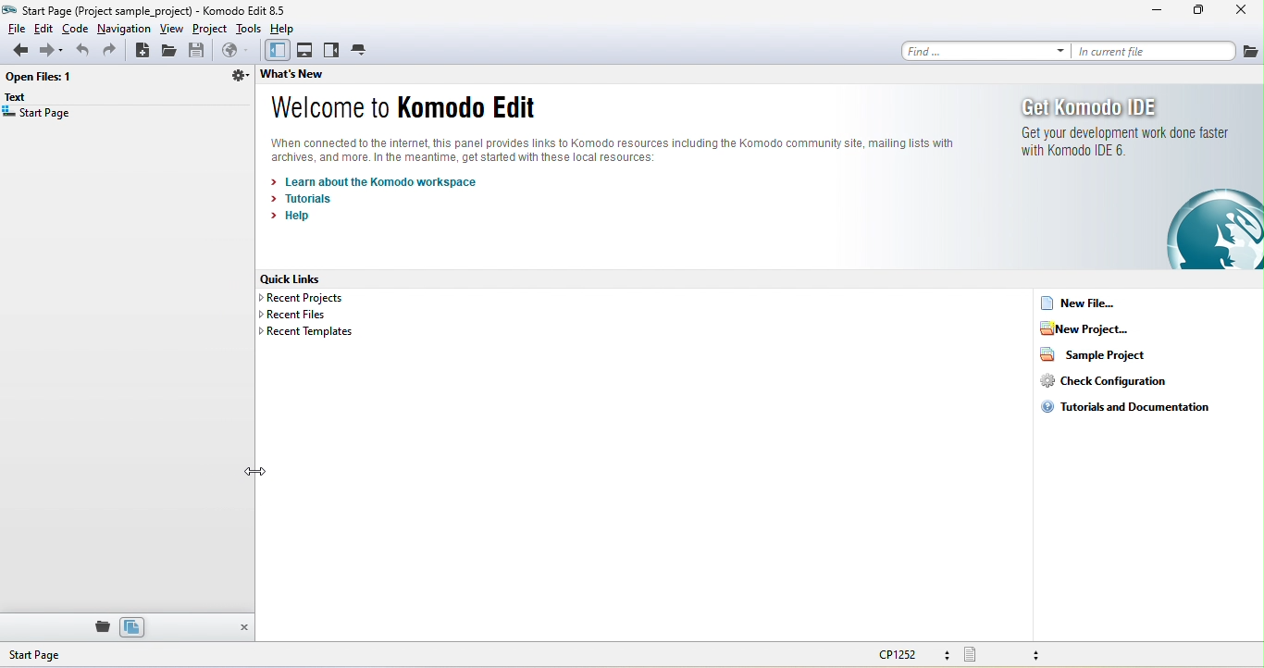 Image resolution: width=1264 pixels, height=668 pixels. I want to click on redo, so click(113, 51).